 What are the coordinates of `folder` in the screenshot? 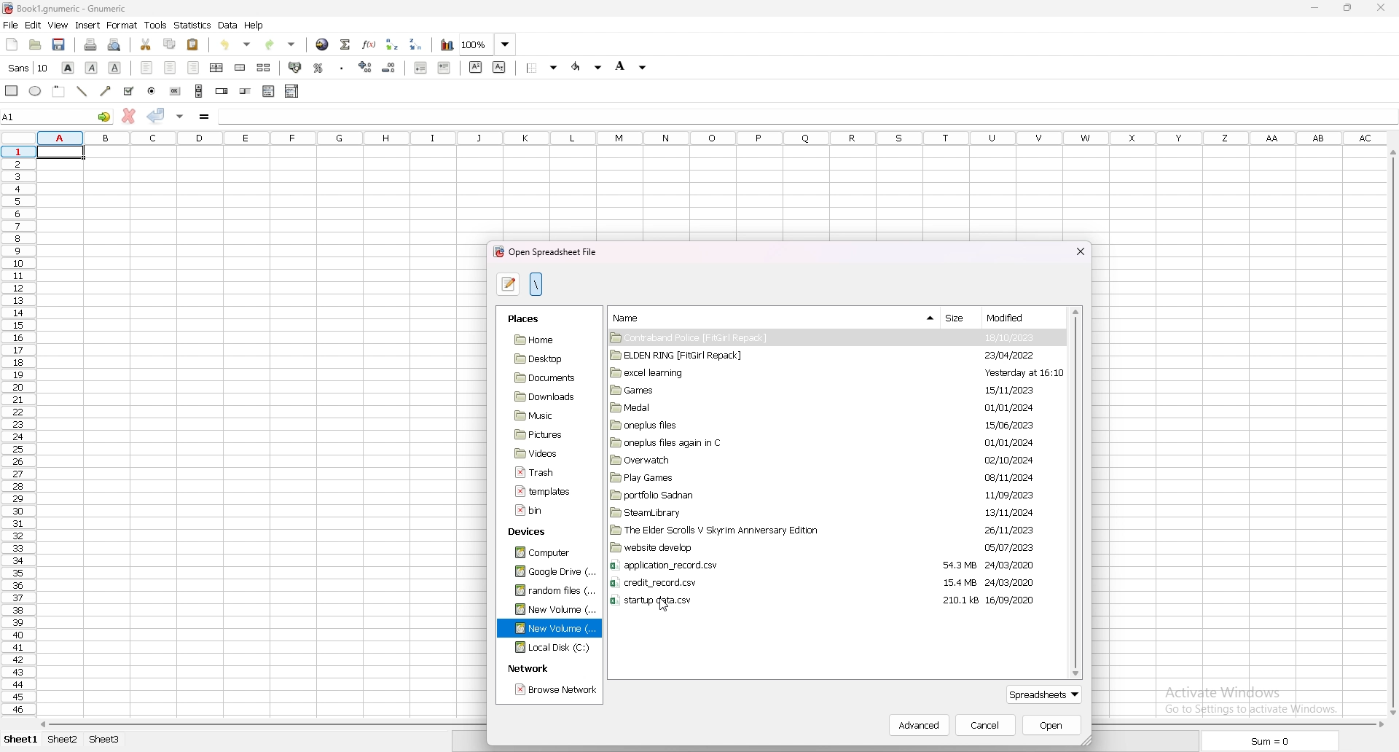 It's located at (541, 415).